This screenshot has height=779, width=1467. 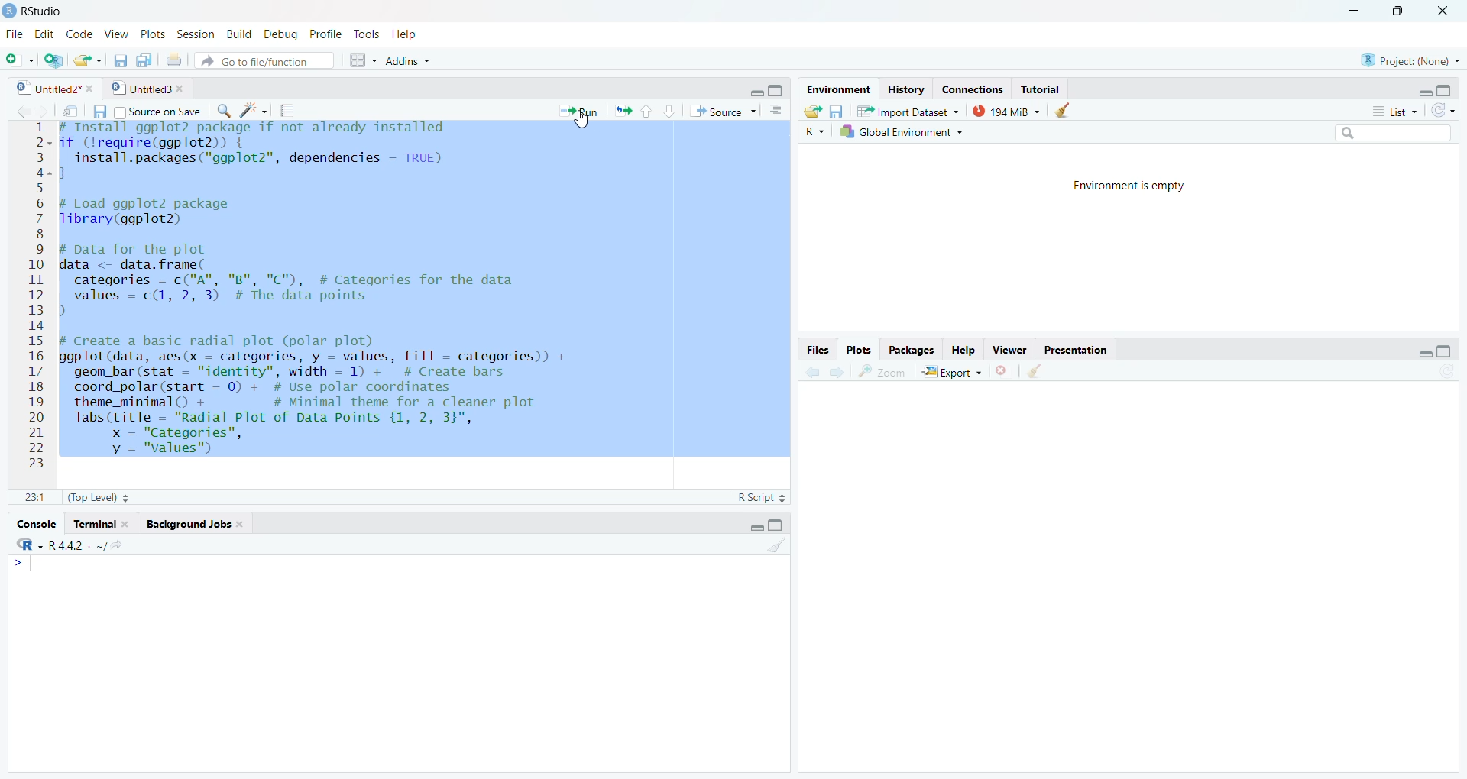 I want to click on new file, so click(x=20, y=59).